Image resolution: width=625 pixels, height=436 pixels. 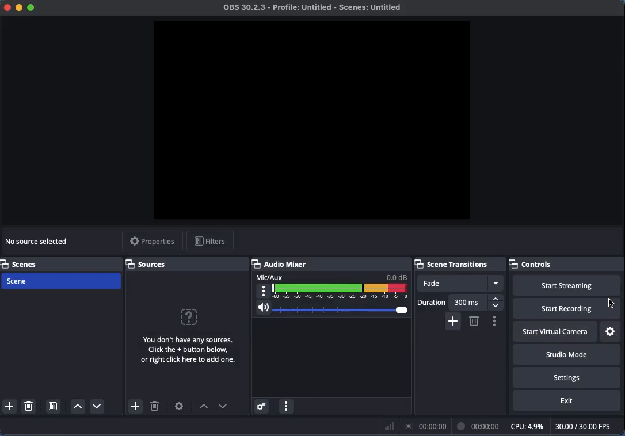 I want to click on Fade, so click(x=460, y=283).